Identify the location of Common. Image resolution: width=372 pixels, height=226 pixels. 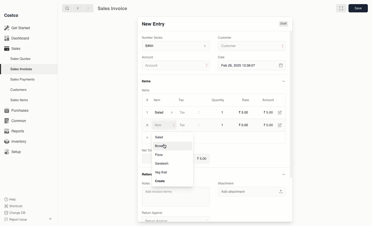
(18, 121).